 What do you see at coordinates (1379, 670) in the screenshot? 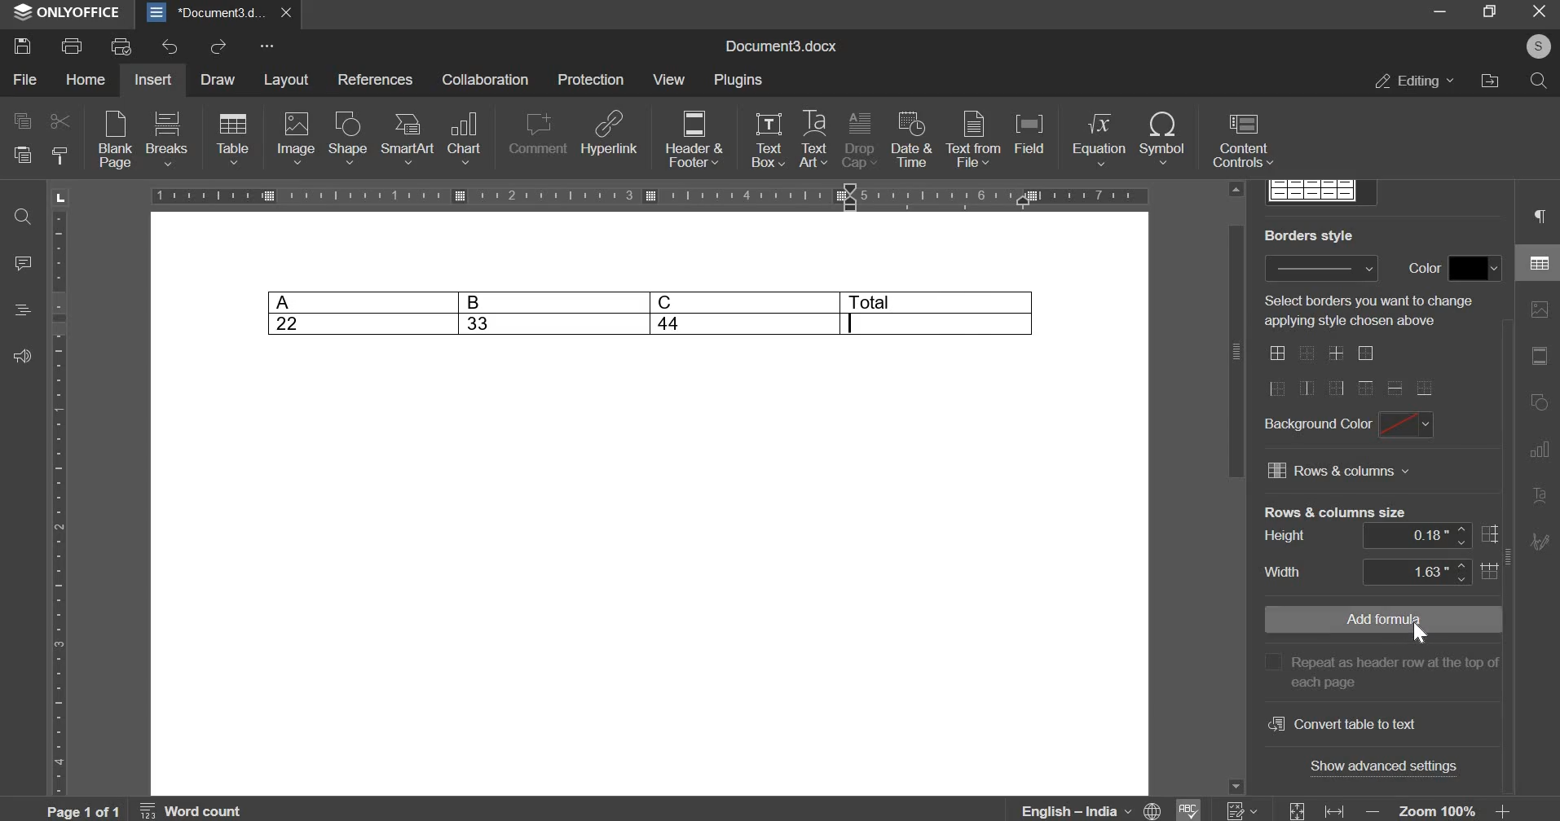
I see `Repeat as header row at the top of each page` at bounding box center [1379, 670].